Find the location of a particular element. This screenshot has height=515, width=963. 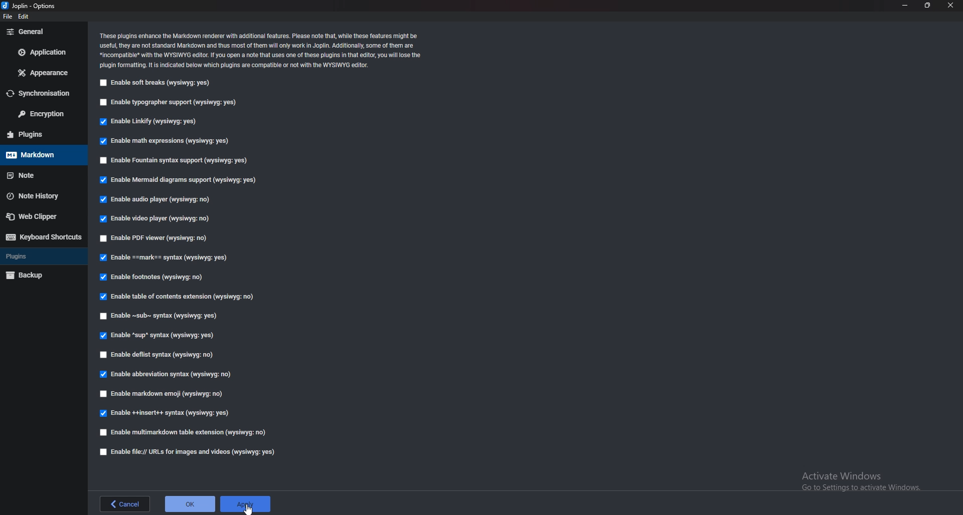

Enable multi markdown table extension is located at coordinates (184, 432).